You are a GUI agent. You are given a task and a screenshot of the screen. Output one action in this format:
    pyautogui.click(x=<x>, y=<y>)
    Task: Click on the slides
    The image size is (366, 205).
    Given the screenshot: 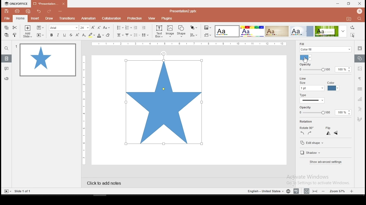 What is the action you would take?
    pyautogui.click(x=6, y=58)
    